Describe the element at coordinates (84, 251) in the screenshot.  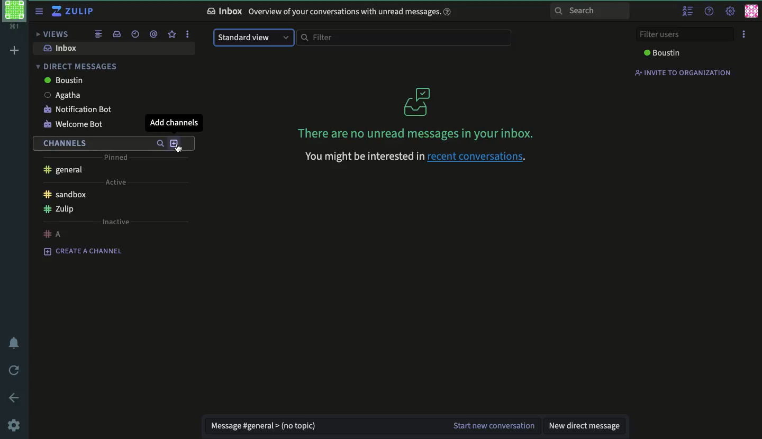
I see `create a channel` at that location.